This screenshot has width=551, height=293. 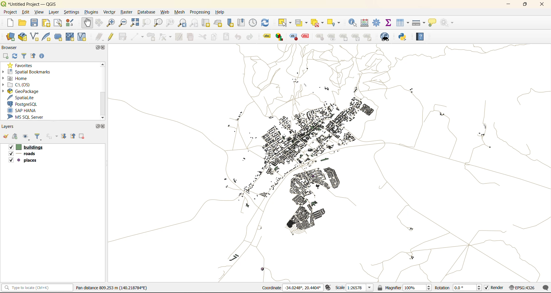 What do you see at coordinates (302, 22) in the screenshot?
I see `select value` at bounding box center [302, 22].